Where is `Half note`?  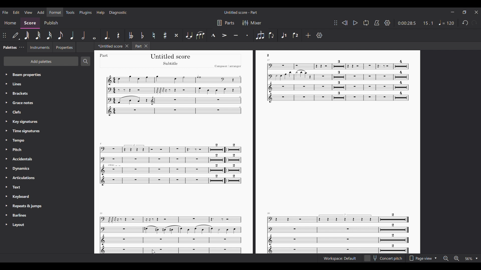
Half note is located at coordinates (83, 35).